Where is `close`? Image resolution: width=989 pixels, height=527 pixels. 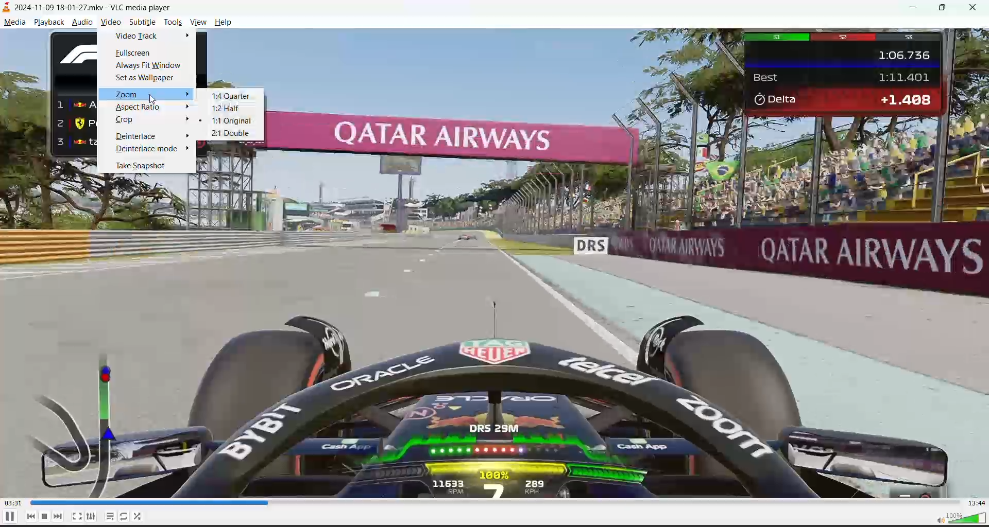
close is located at coordinates (974, 8).